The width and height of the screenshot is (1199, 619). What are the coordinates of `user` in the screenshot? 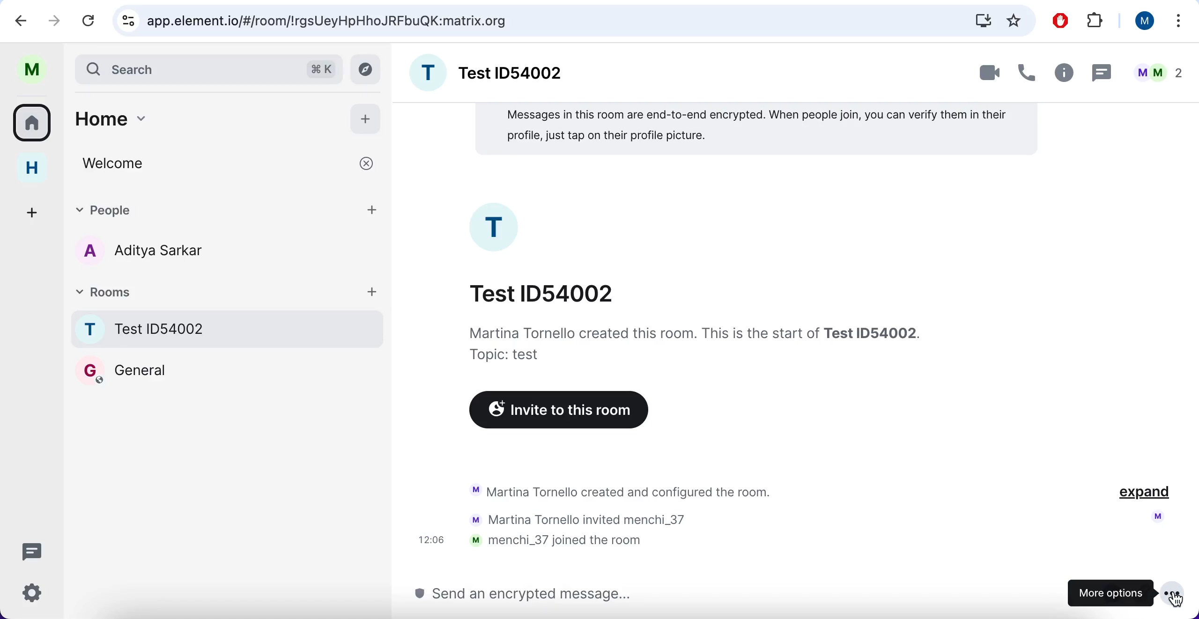 It's located at (31, 70).